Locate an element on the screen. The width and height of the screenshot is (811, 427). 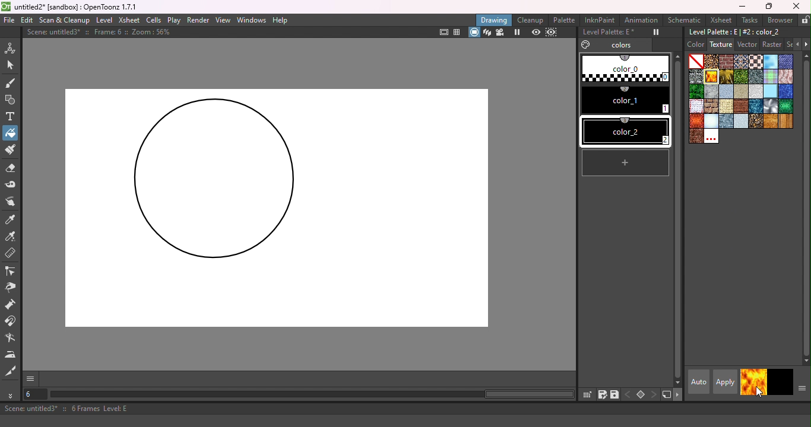
snakeskin.bmp is located at coordinates (785, 106).